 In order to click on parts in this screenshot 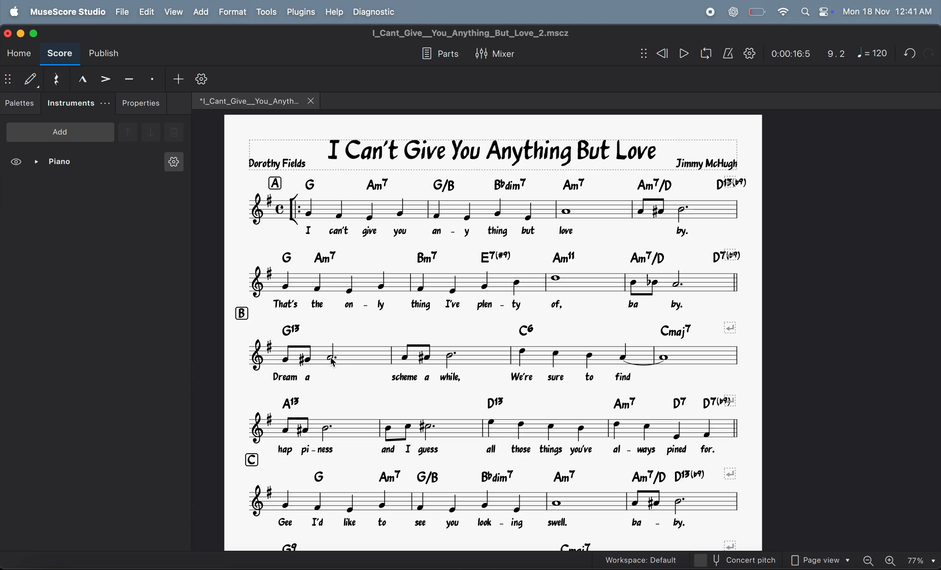, I will do `click(435, 53)`.